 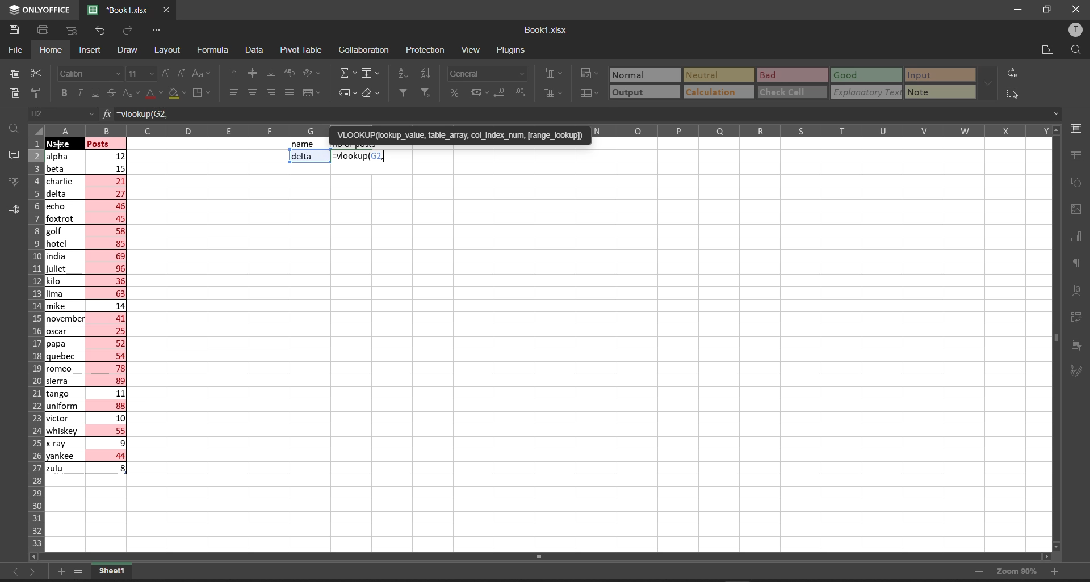 I want to click on select all, so click(x=36, y=130).